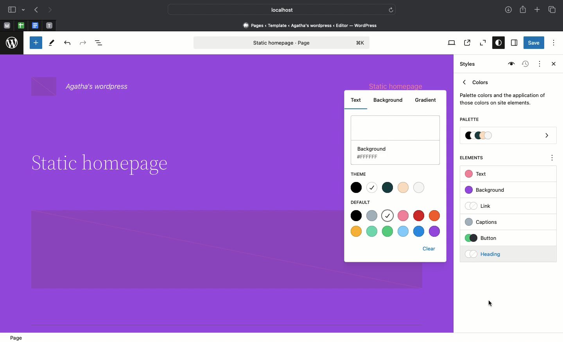 This screenshot has height=342, width=563. Describe the element at coordinates (398, 85) in the screenshot. I see `static homepage` at that location.